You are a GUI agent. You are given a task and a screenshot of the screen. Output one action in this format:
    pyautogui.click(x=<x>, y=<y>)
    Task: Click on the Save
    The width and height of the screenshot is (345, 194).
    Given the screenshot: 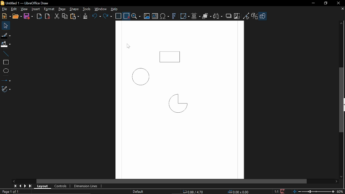 What is the action you would take?
    pyautogui.click(x=282, y=191)
    